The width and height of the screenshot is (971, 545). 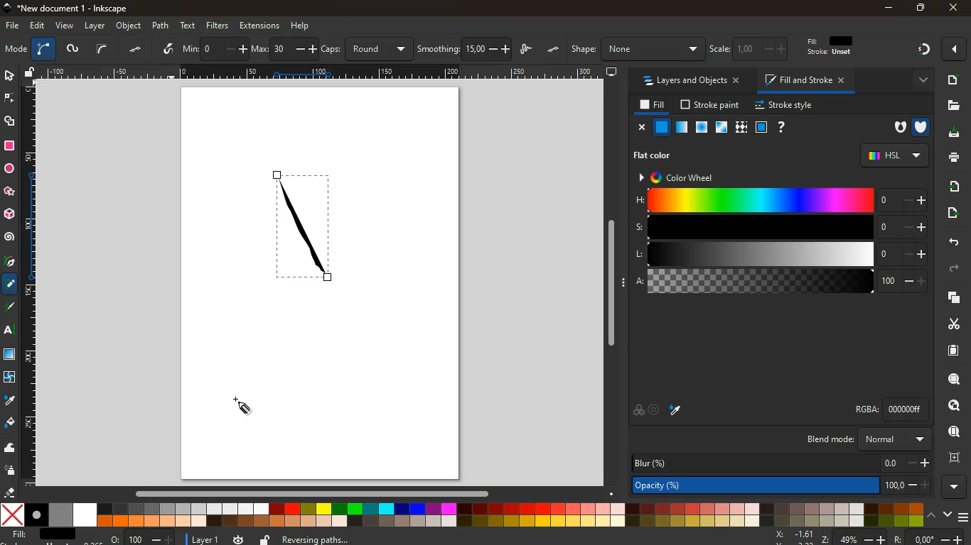 What do you see at coordinates (43, 50) in the screenshot?
I see `curve` at bounding box center [43, 50].